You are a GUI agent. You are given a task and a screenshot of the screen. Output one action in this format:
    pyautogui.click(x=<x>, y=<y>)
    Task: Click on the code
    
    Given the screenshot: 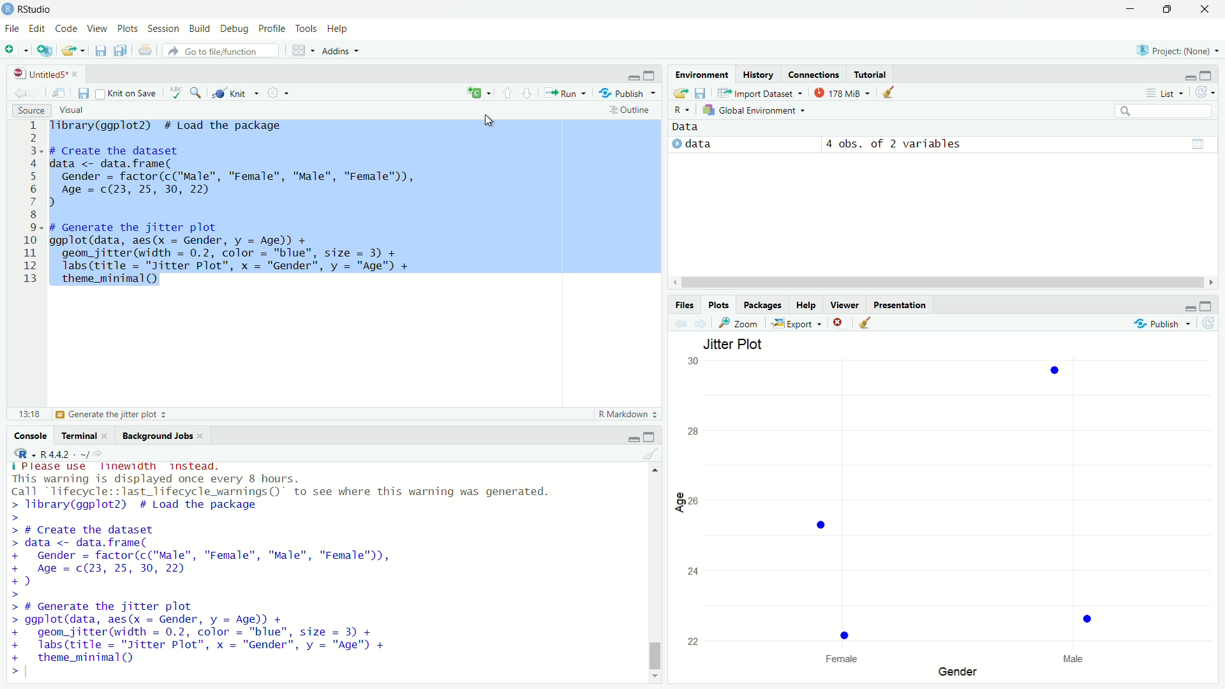 What is the action you would take?
    pyautogui.click(x=64, y=28)
    